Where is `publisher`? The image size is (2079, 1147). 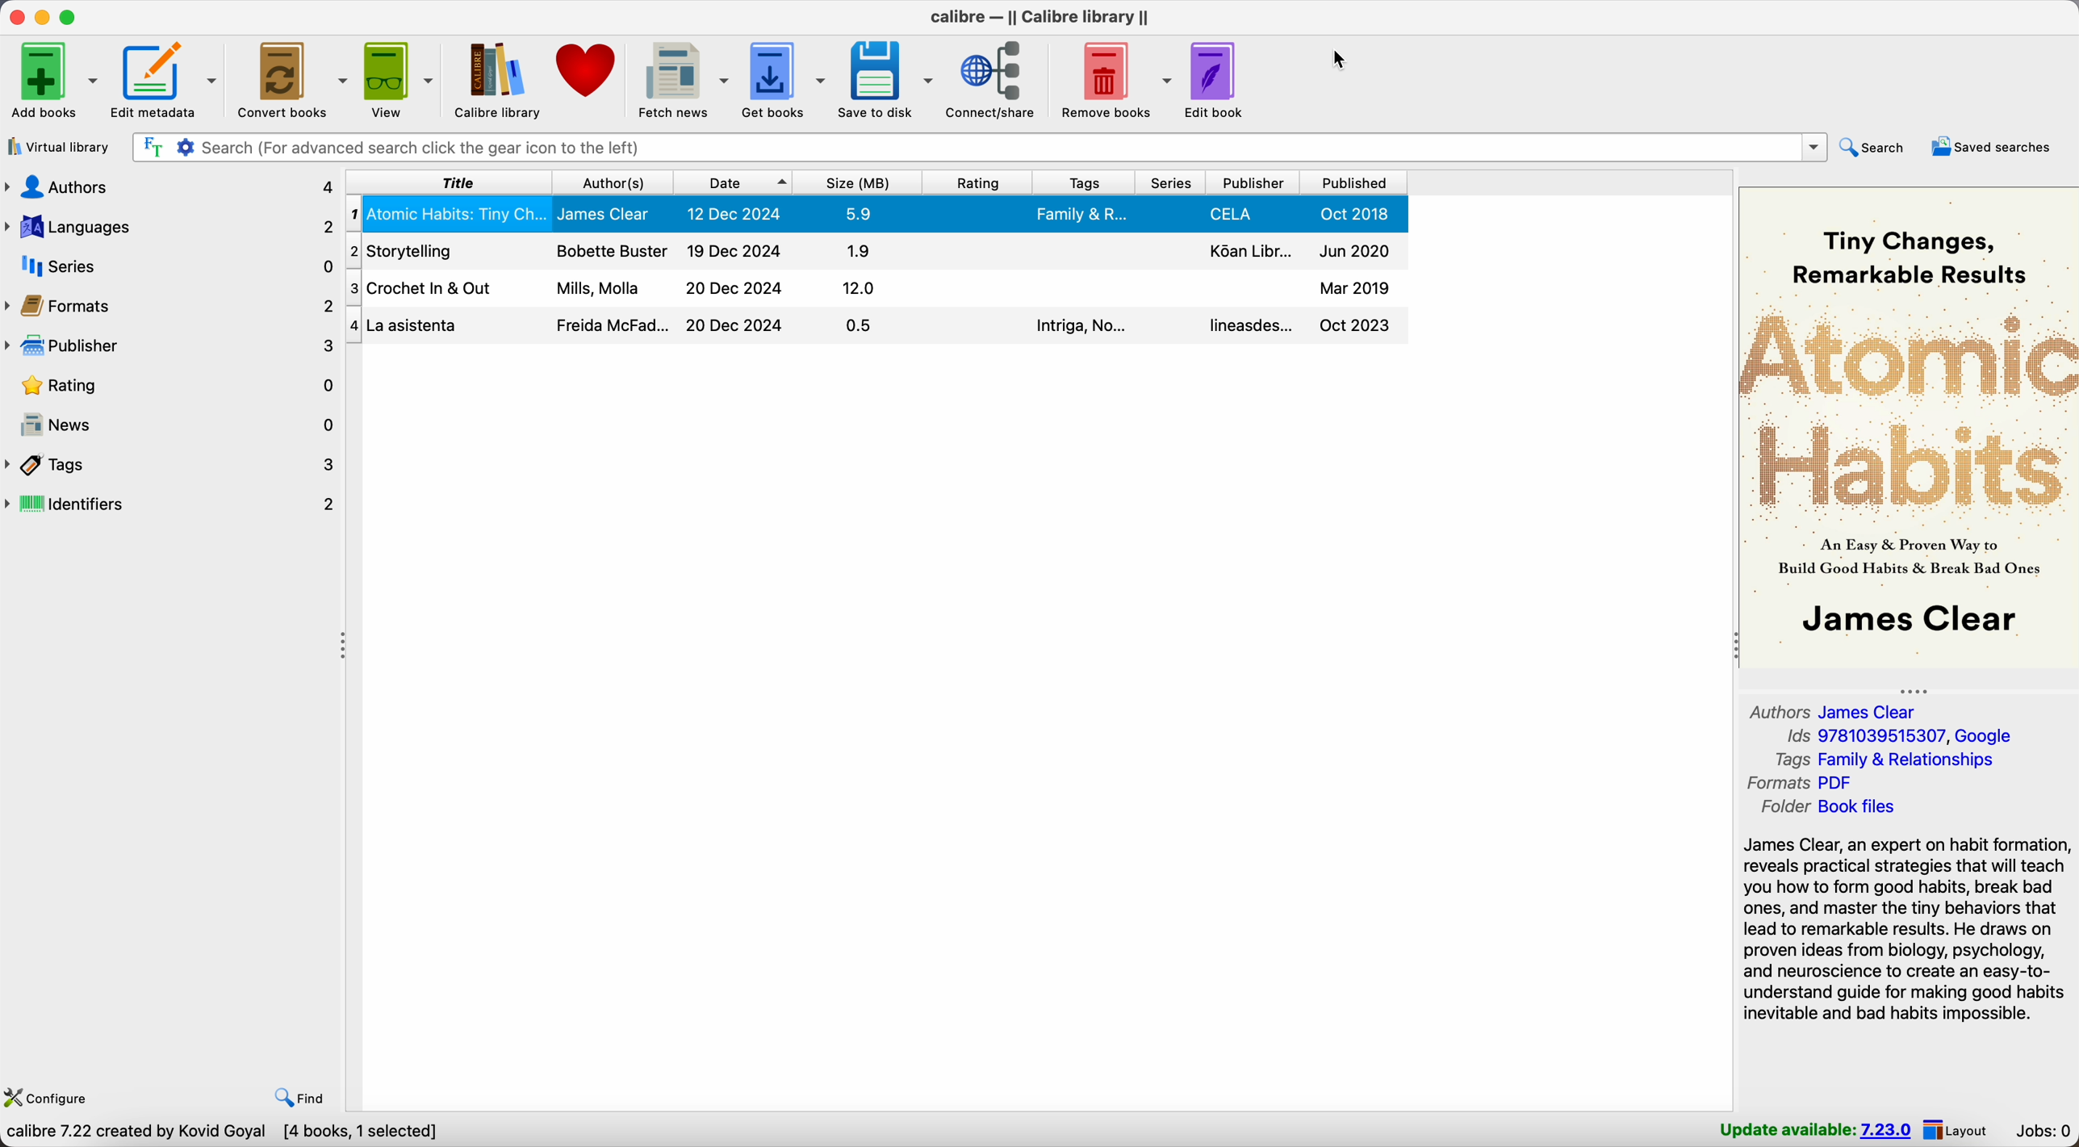 publisher is located at coordinates (170, 346).